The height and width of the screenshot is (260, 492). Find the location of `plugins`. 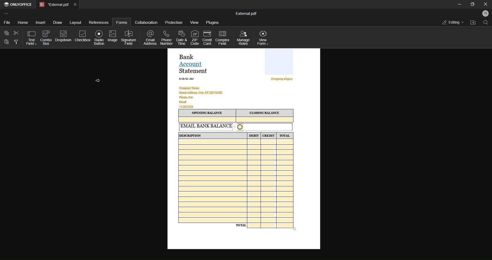

plugins is located at coordinates (211, 22).